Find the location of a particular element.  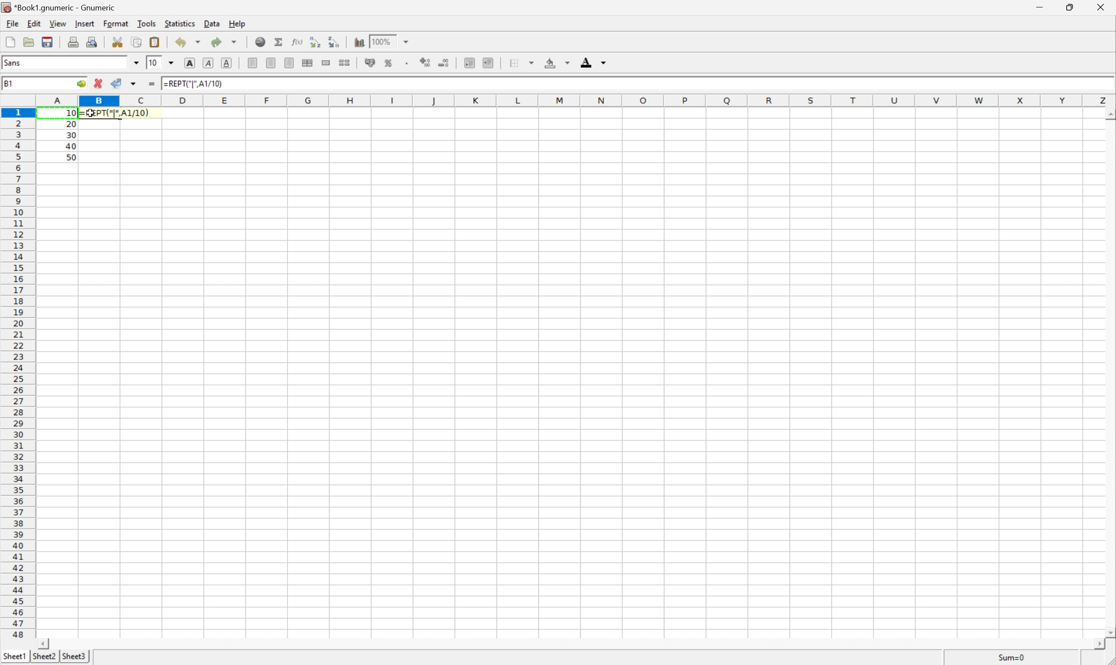

Row Number is located at coordinates (17, 374).